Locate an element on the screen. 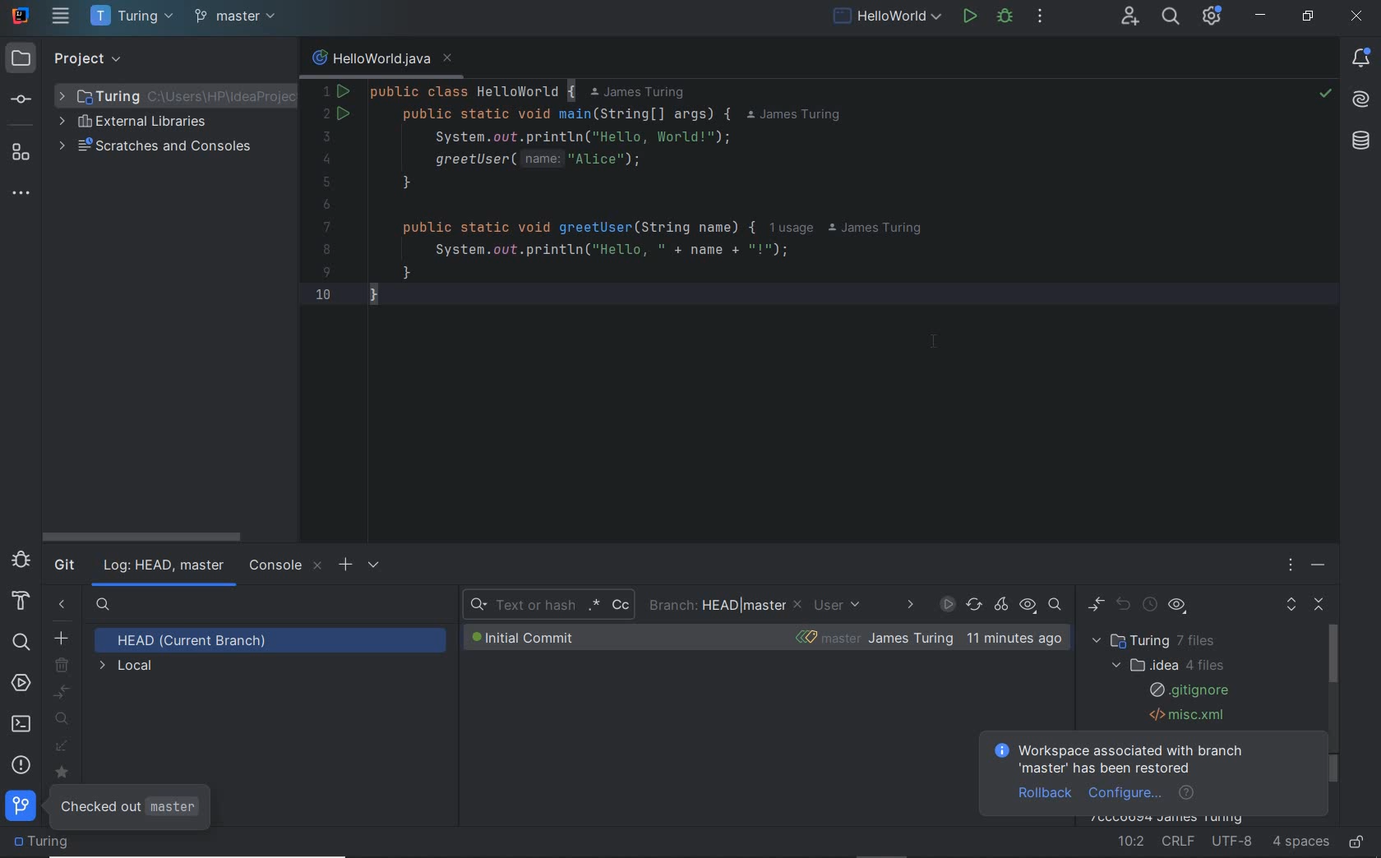 The height and width of the screenshot is (858, 1381). 7 is located at coordinates (327, 227).